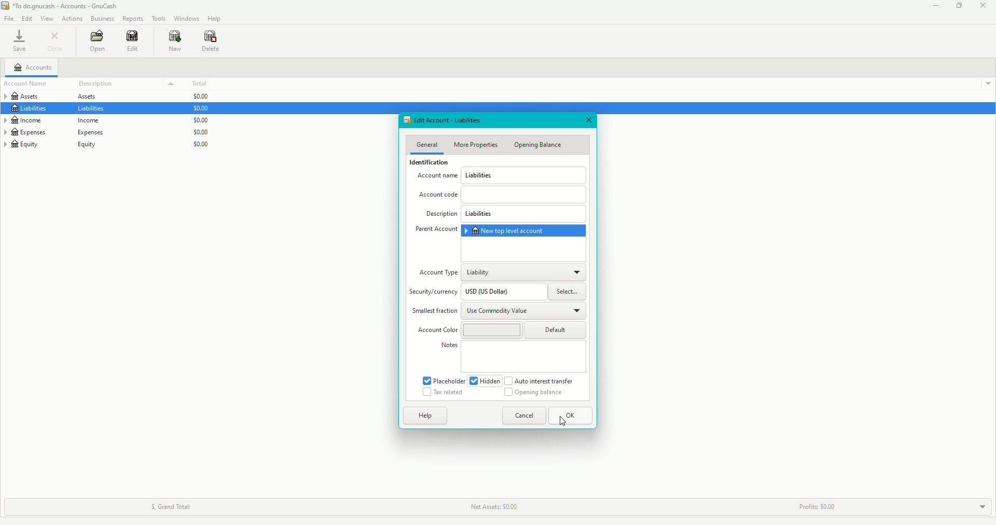  What do you see at coordinates (425, 416) in the screenshot?
I see `Help` at bounding box center [425, 416].